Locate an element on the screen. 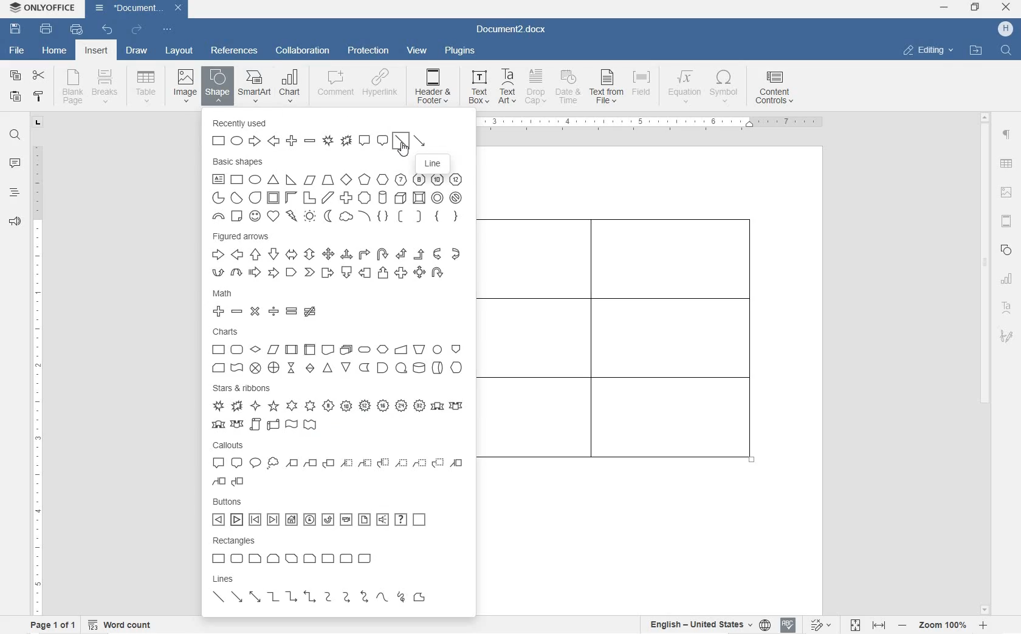 Image resolution: width=1021 pixels, height=634 pixels. quick print is located at coordinates (77, 29).